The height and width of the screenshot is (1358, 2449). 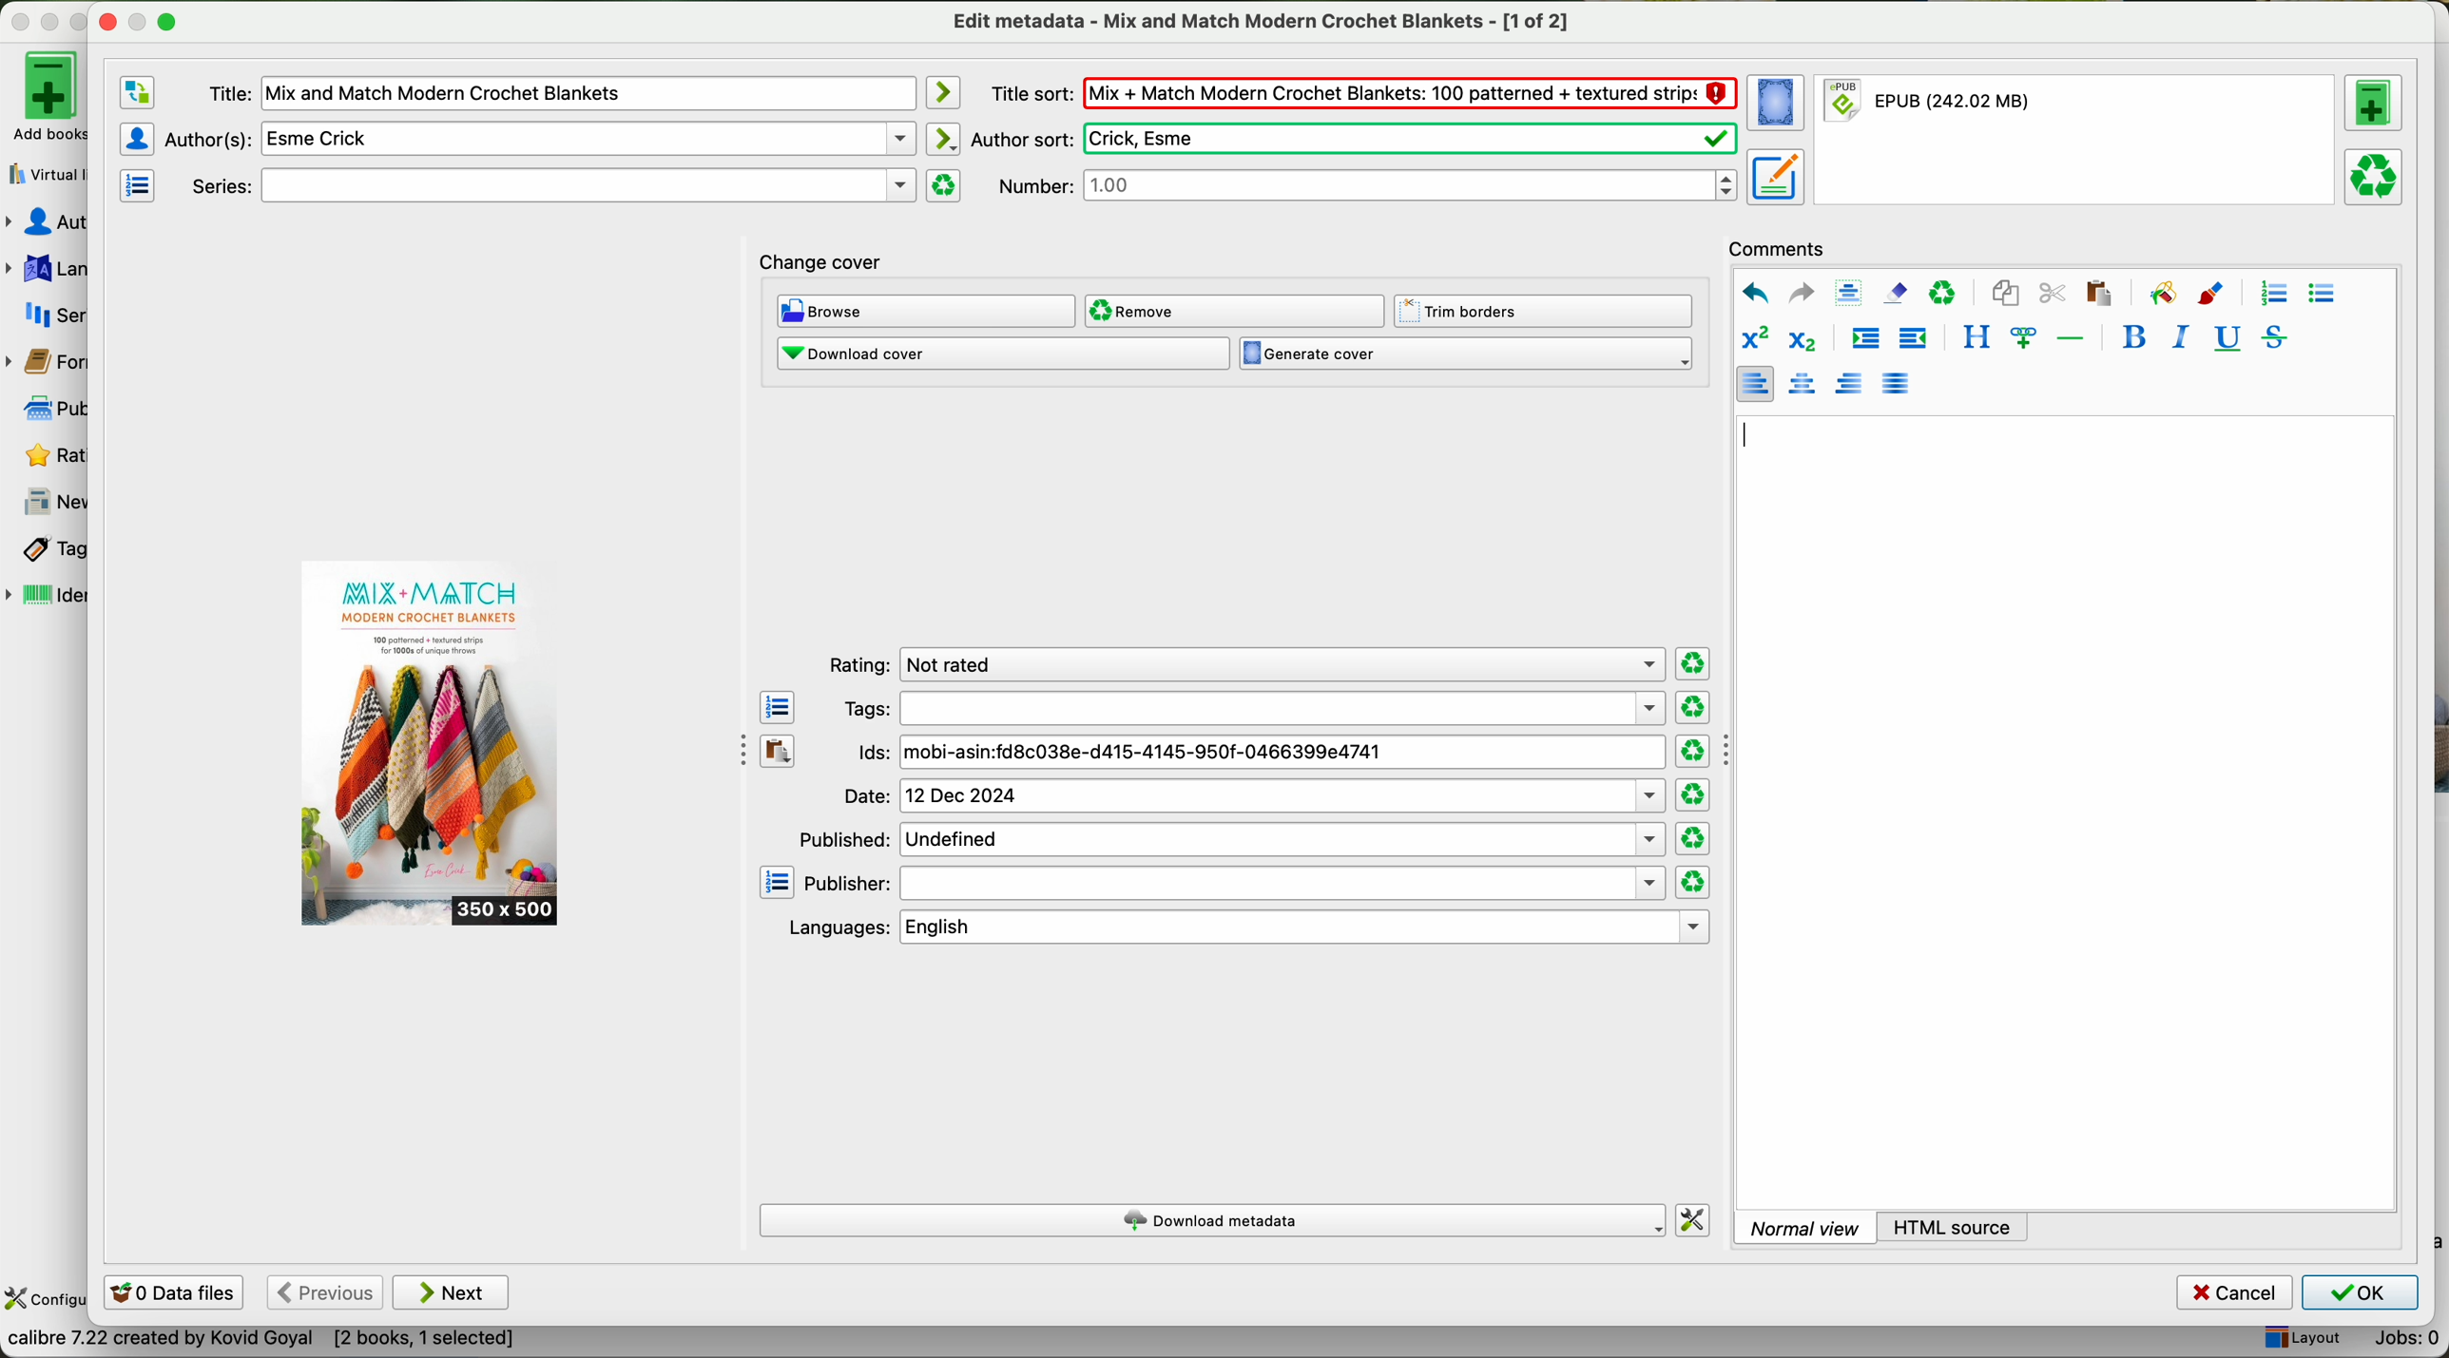 What do you see at coordinates (1235, 884) in the screenshot?
I see `publisher` at bounding box center [1235, 884].